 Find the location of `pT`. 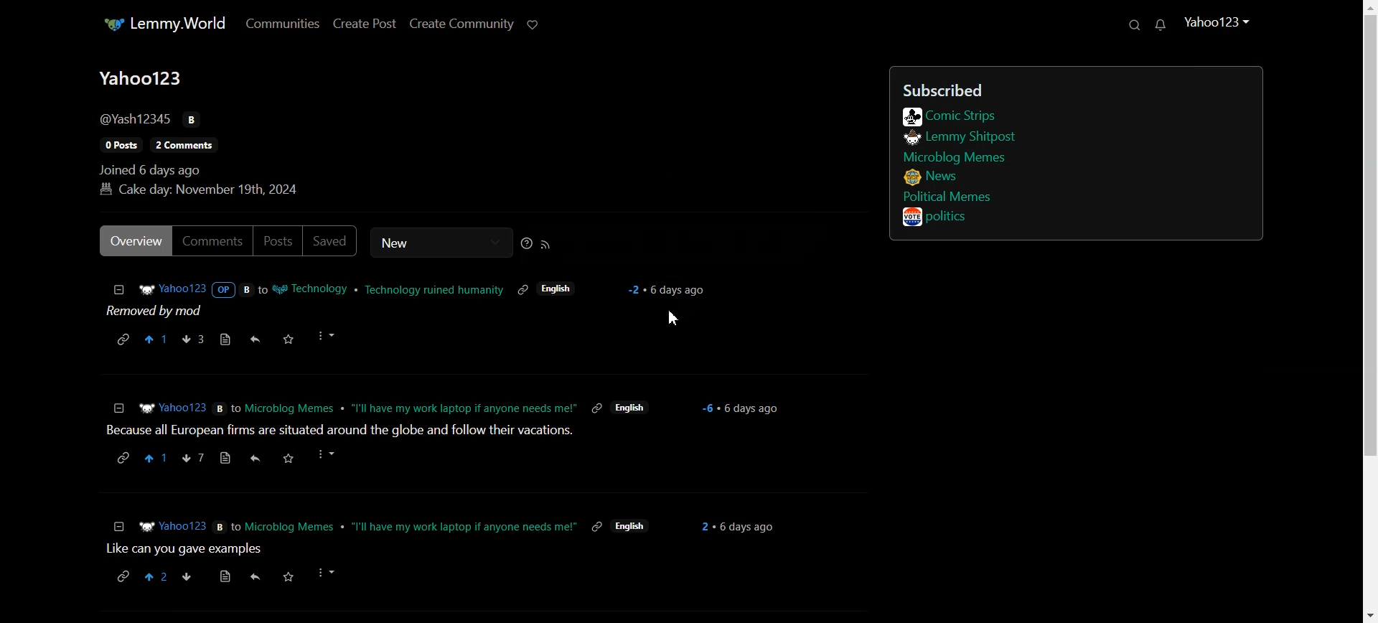

pT is located at coordinates (367, 1090).